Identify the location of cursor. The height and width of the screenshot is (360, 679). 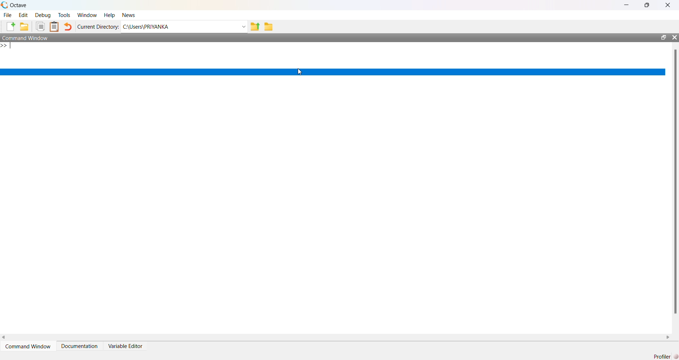
(300, 72).